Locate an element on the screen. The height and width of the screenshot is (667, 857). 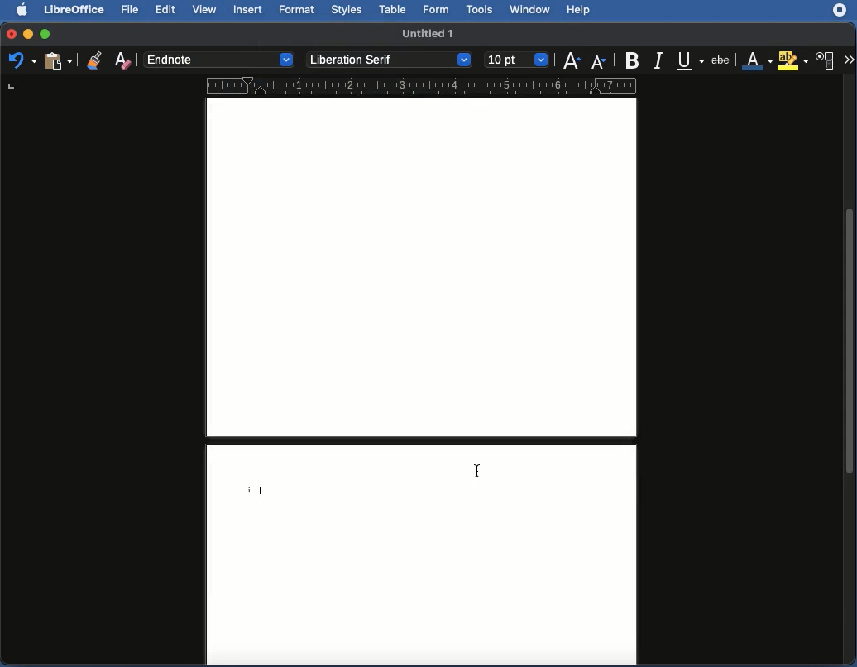
Size is located at coordinates (518, 60).